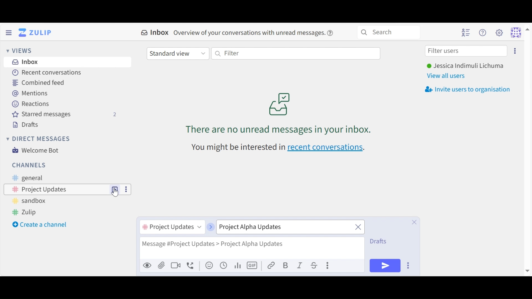 This screenshot has width=532, height=299. What do you see at coordinates (177, 54) in the screenshot?
I see `Standard View` at bounding box center [177, 54].